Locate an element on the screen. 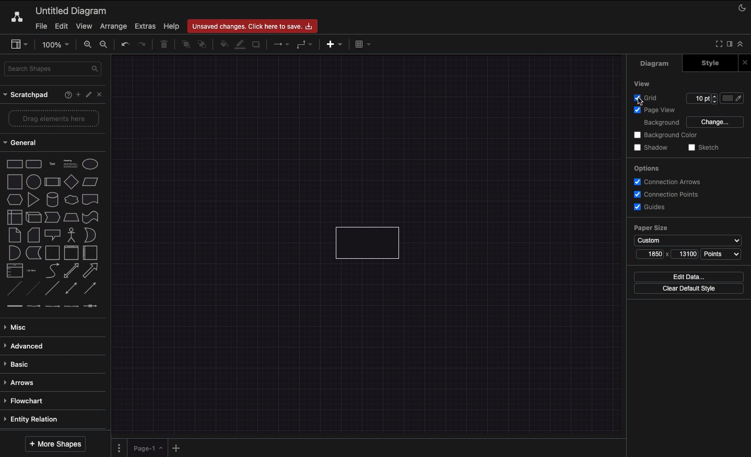 Image resolution: width=751 pixels, height=457 pixels. Help is located at coordinates (170, 26).